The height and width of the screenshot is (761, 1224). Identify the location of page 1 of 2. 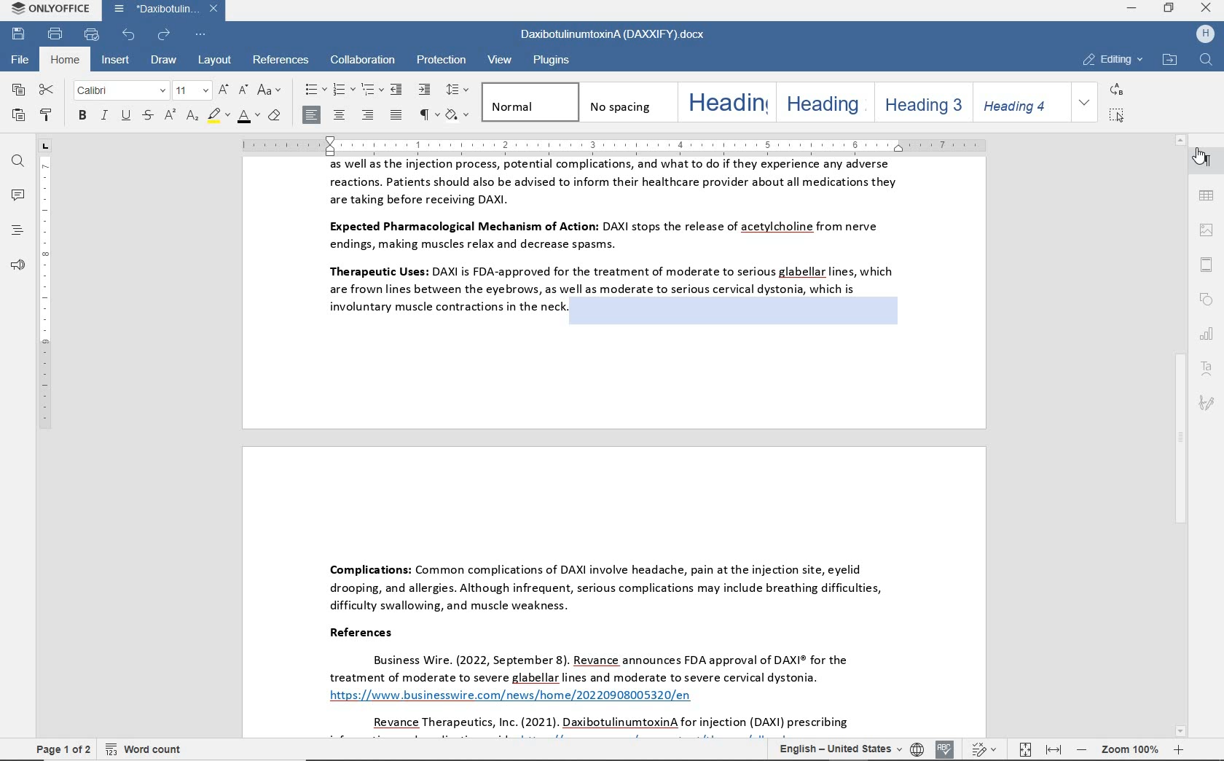
(63, 748).